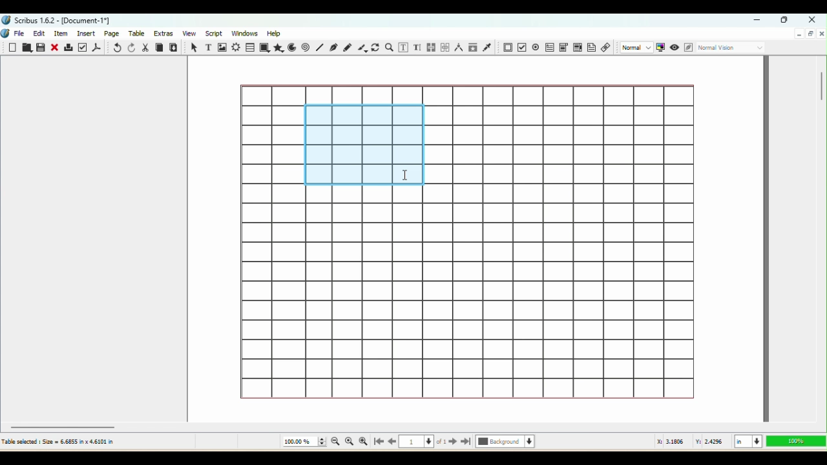 This screenshot has width=827, height=465. I want to click on Scribus 1.6.2- [Document-1"], so click(58, 20).